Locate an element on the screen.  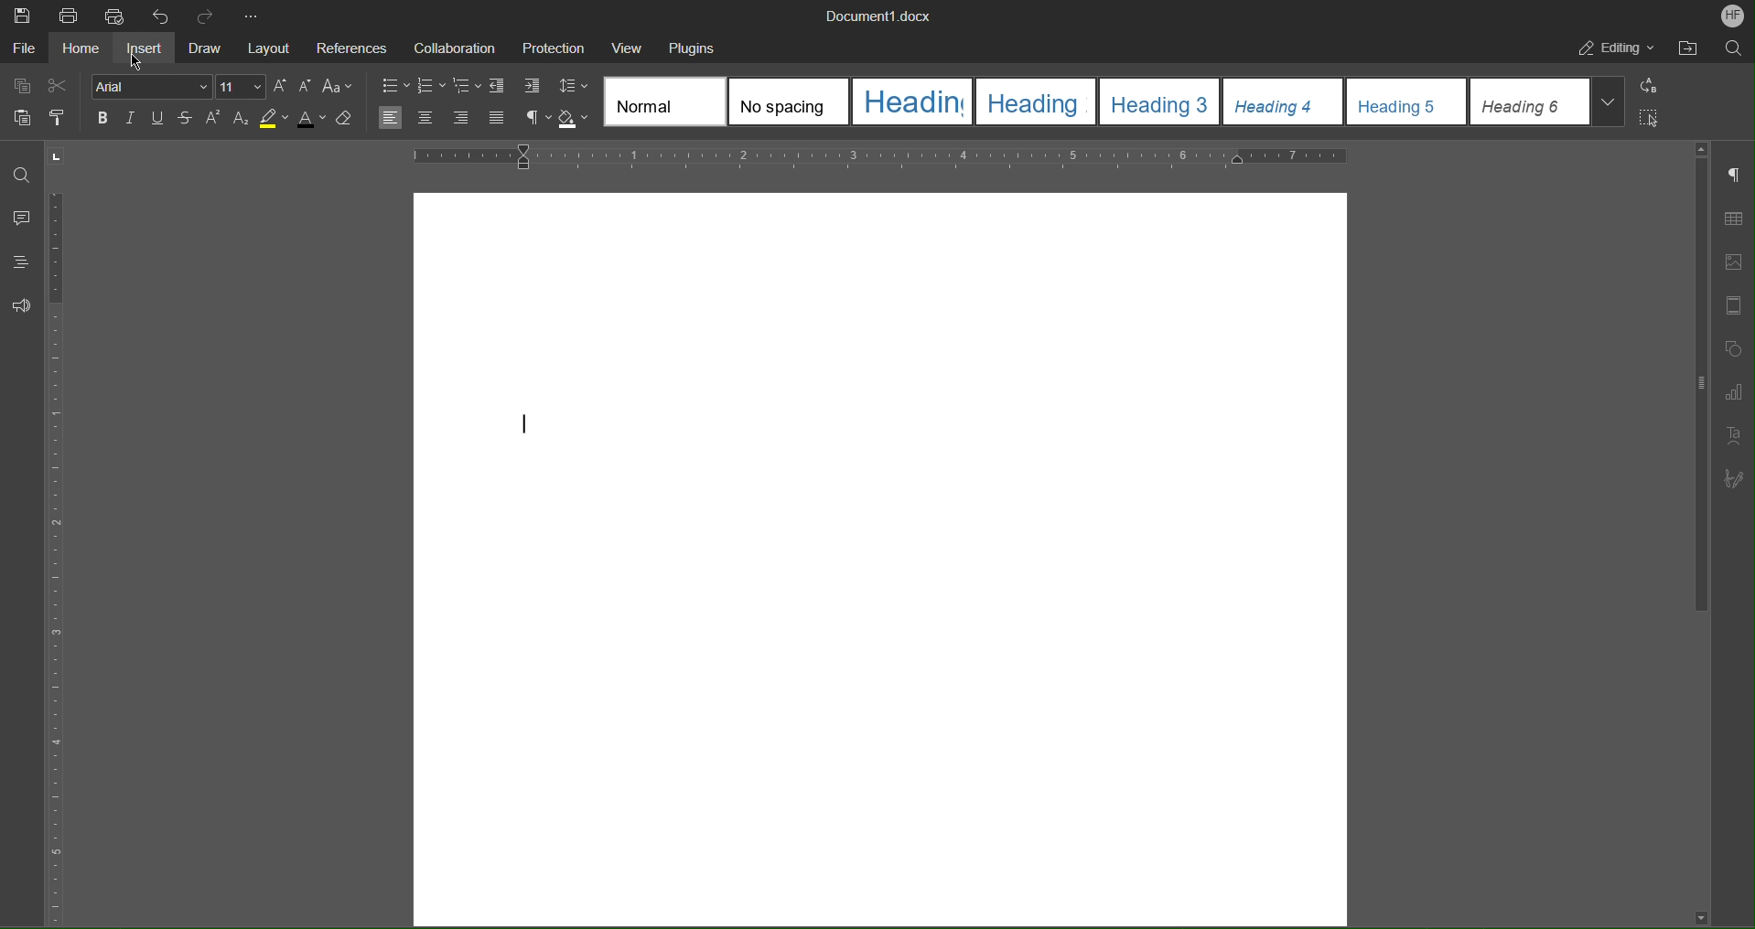
Insert is located at coordinates (145, 46).